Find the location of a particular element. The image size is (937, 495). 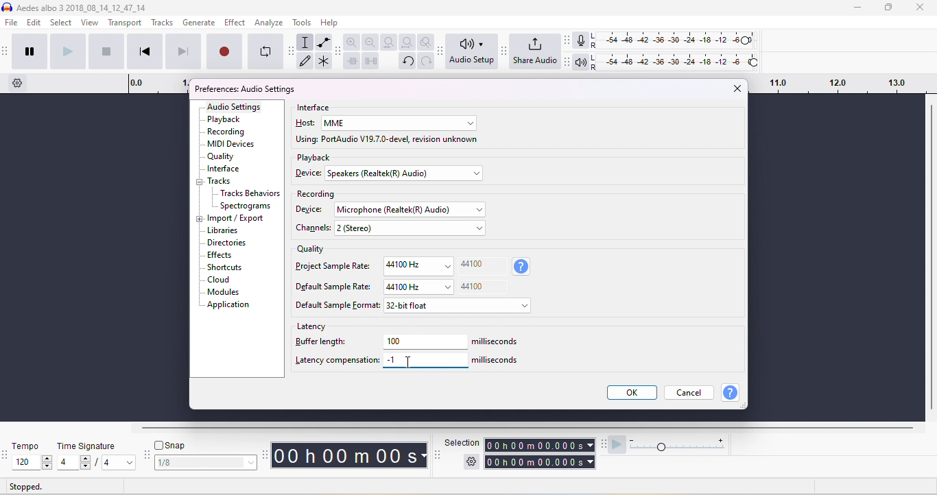

modules is located at coordinates (222, 292).